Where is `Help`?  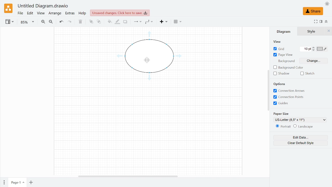
Help is located at coordinates (82, 14).